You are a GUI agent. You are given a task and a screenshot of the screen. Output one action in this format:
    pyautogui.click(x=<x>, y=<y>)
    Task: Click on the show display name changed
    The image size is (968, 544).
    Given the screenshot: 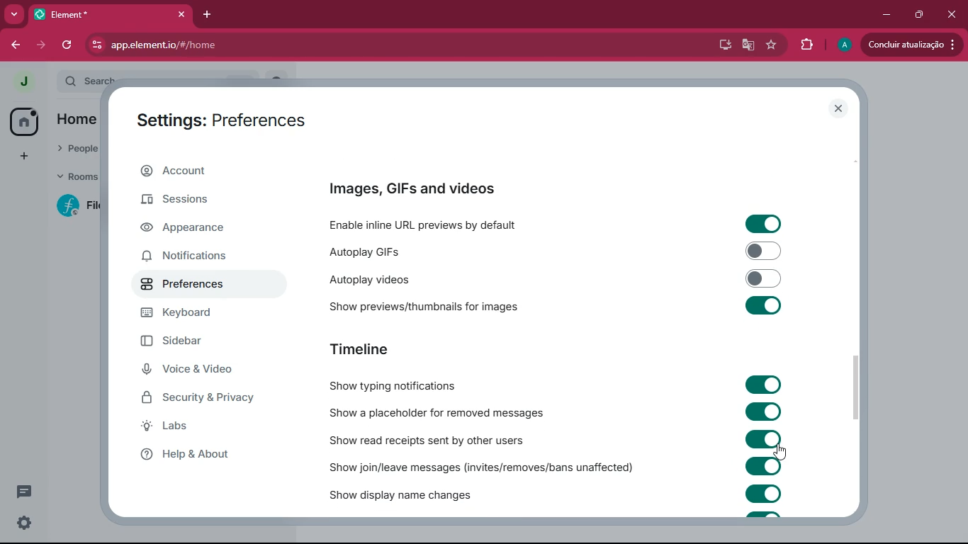 What is the action you would take?
    pyautogui.click(x=407, y=494)
    